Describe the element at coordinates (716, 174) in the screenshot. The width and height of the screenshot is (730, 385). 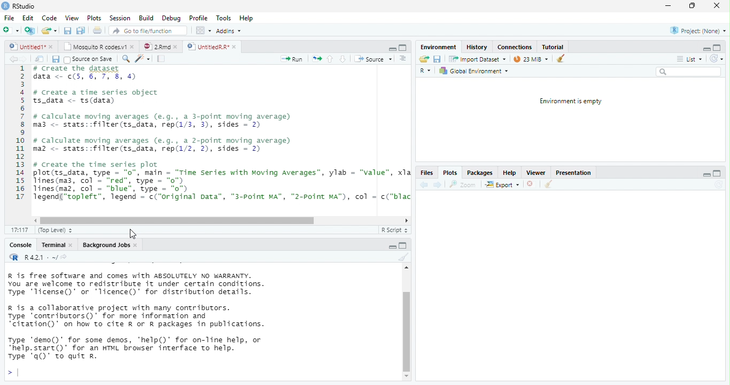
I see `maximize` at that location.